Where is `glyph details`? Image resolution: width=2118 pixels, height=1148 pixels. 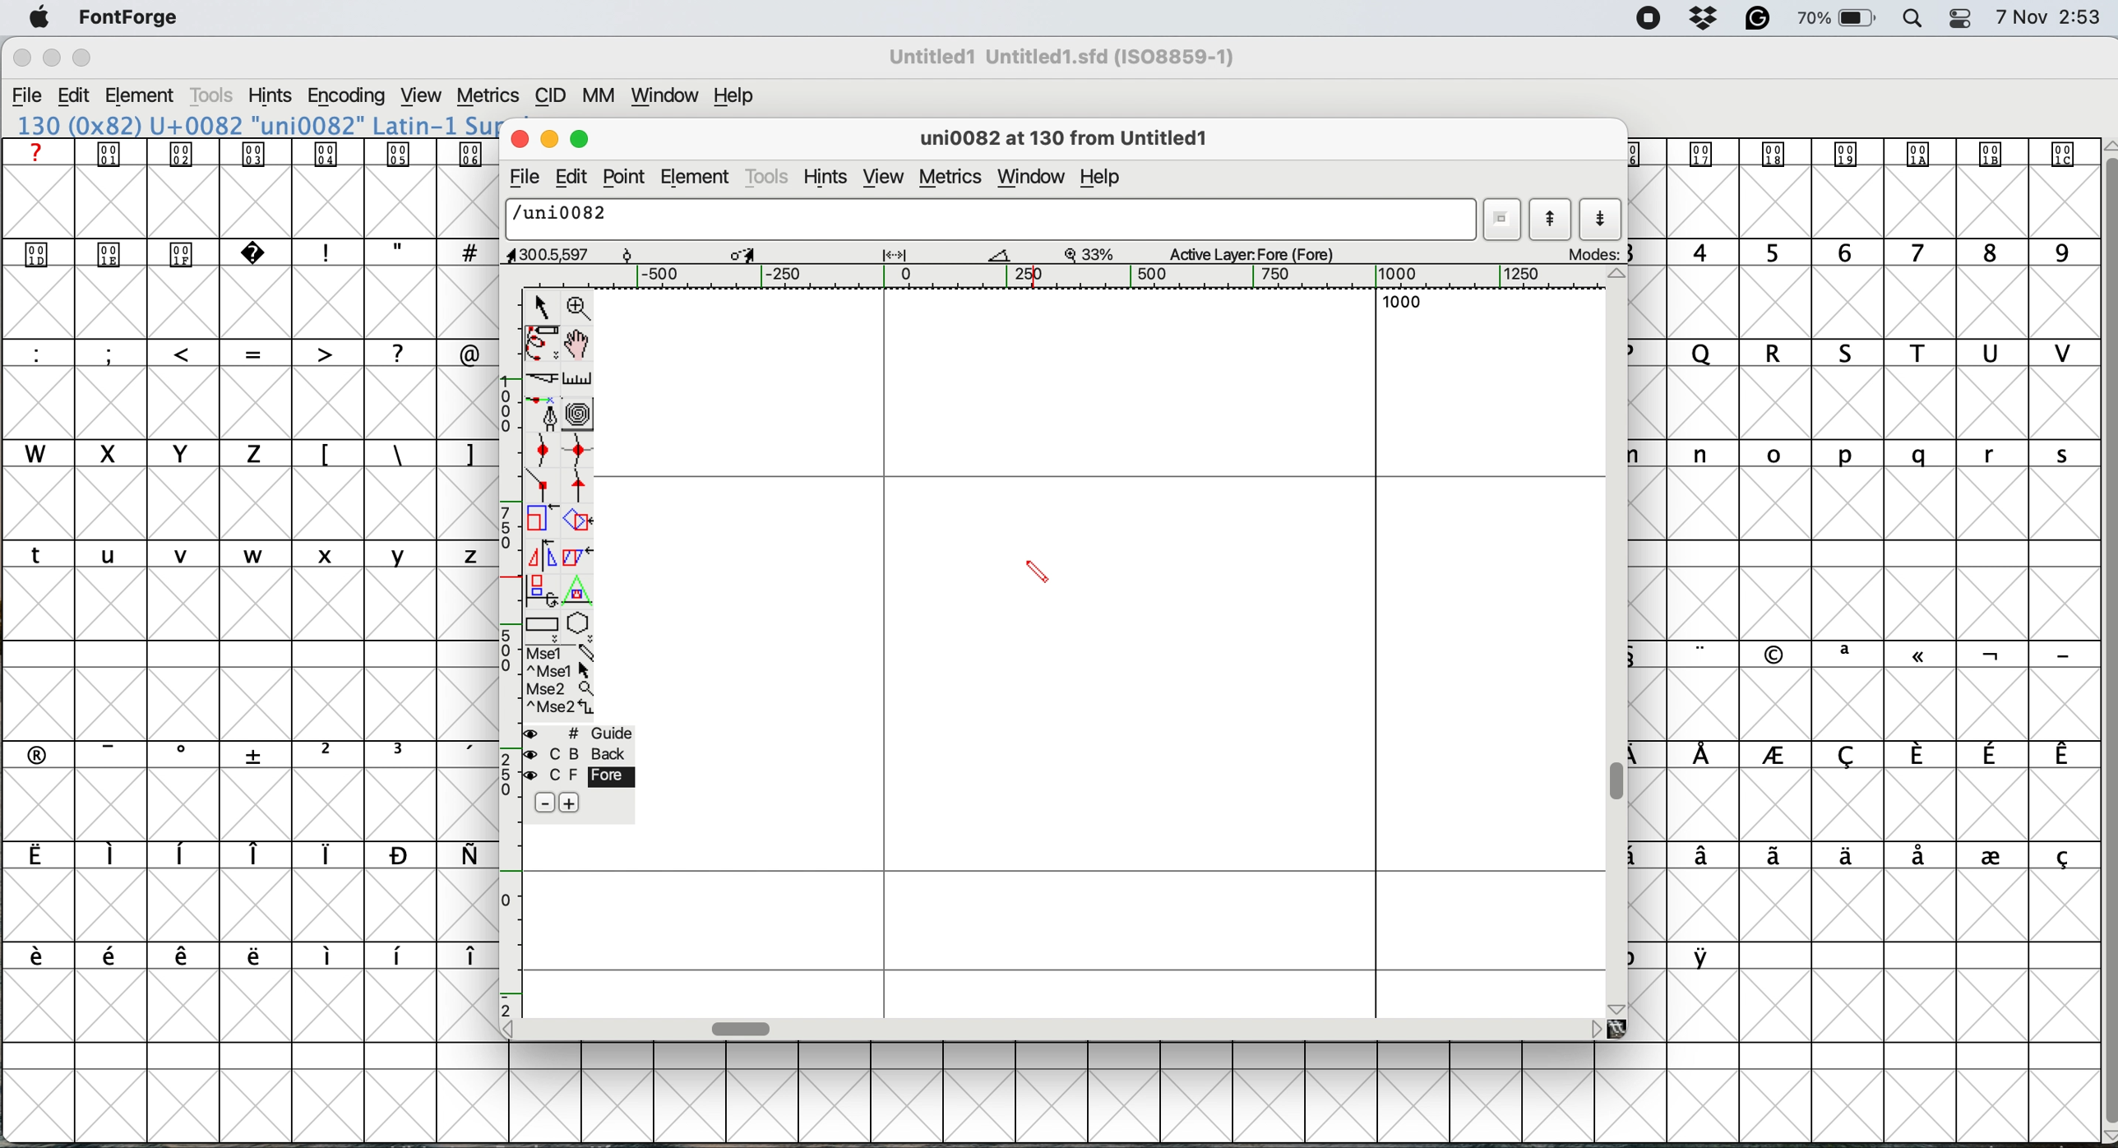 glyph details is located at coordinates (762, 255).